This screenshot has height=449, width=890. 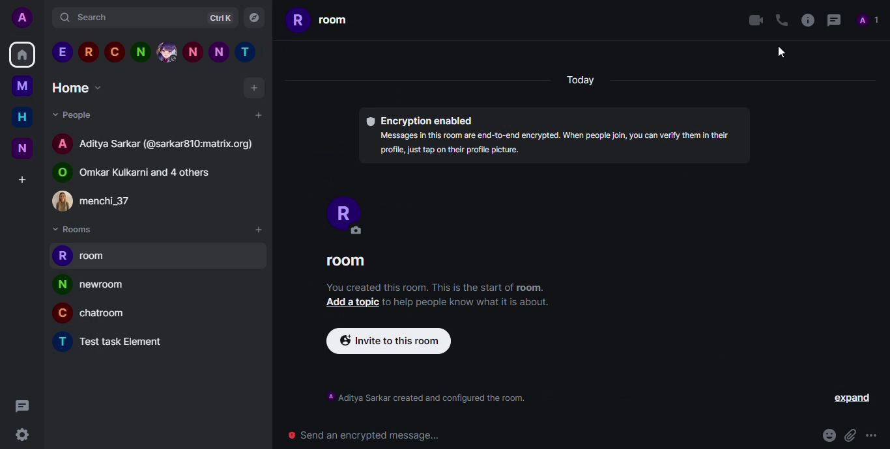 I want to click on myspace, so click(x=22, y=85).